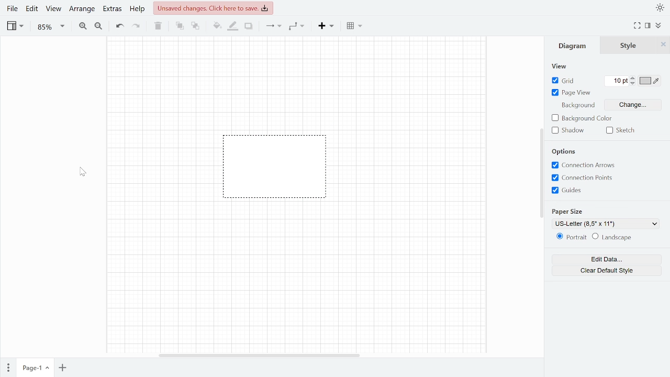 The height and width of the screenshot is (377, 670). What do you see at coordinates (274, 27) in the screenshot?
I see `Connections` at bounding box center [274, 27].